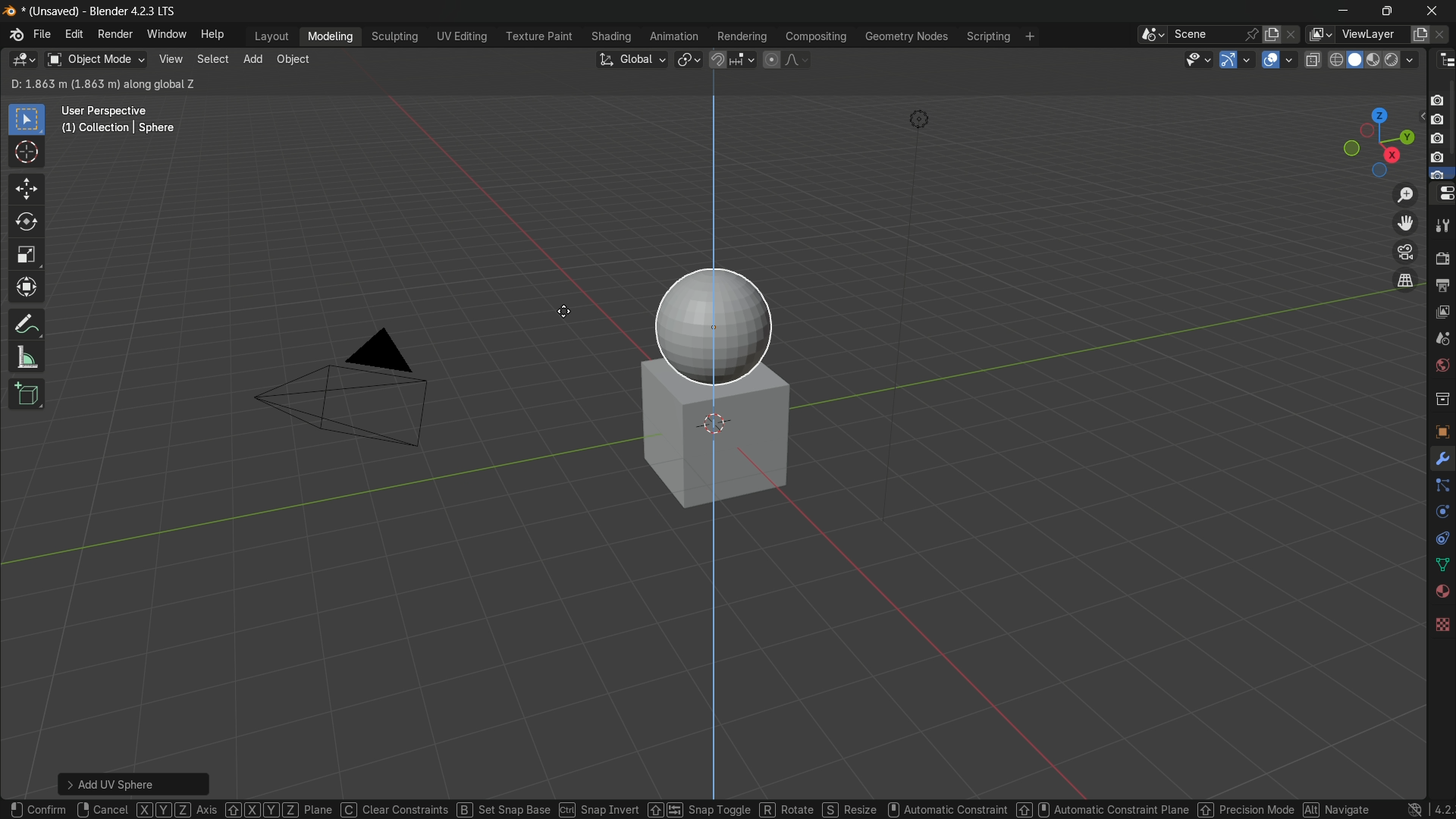 The height and width of the screenshot is (819, 1456). Describe the element at coordinates (1442, 194) in the screenshot. I see `properties` at that location.